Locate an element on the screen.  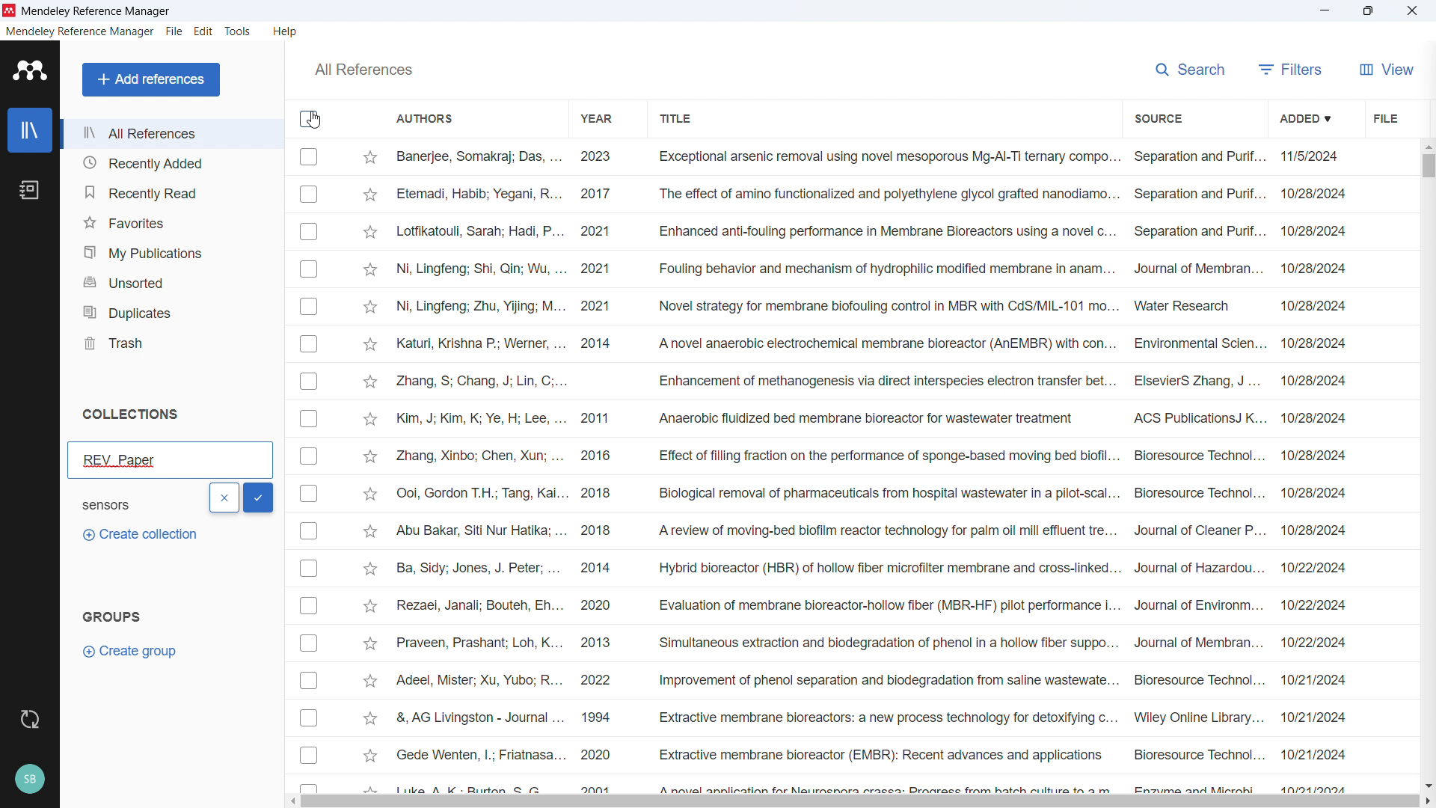
Library  is located at coordinates (29, 129).